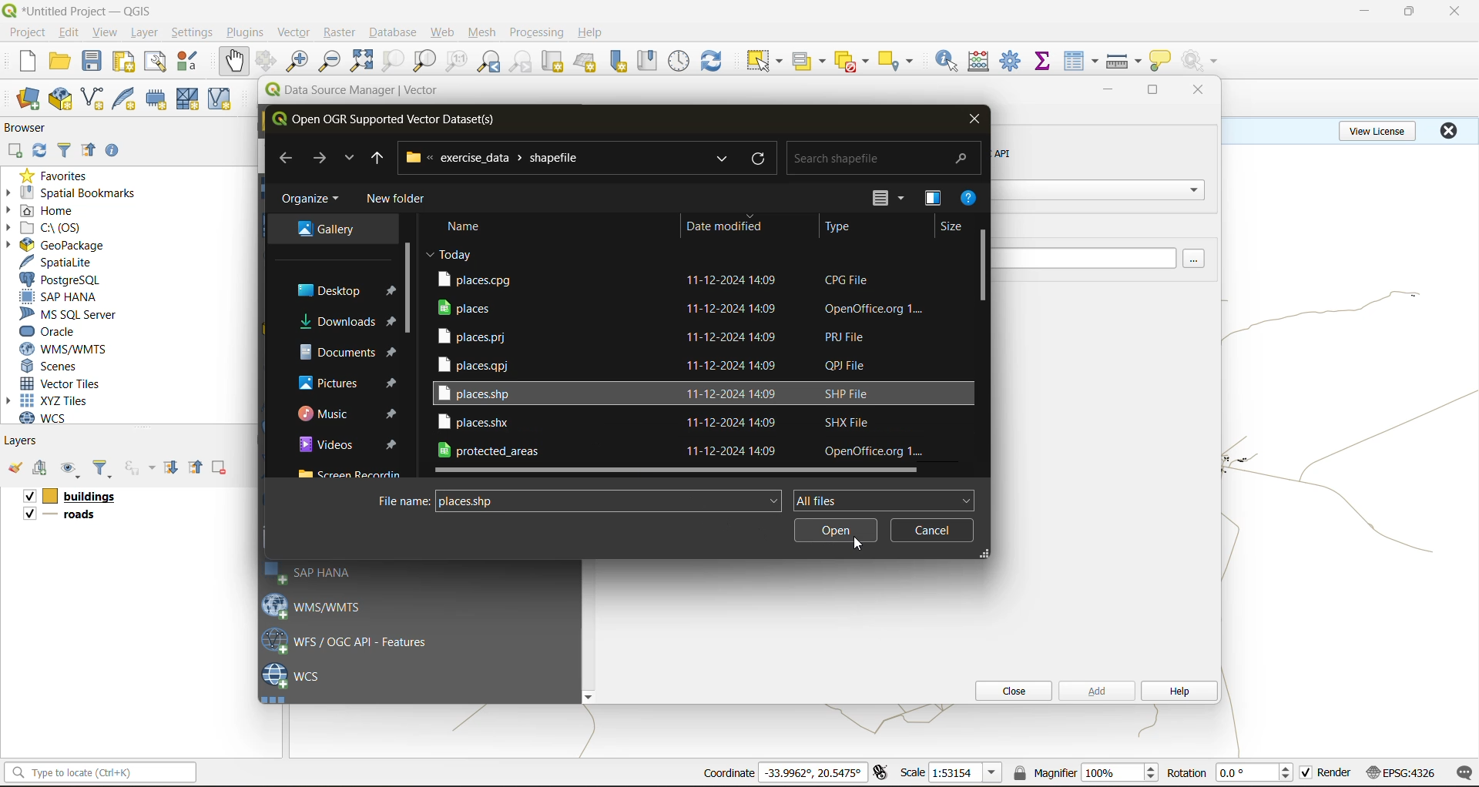 This screenshot has height=787, width=1479. I want to click on file/folder names, so click(698, 278).